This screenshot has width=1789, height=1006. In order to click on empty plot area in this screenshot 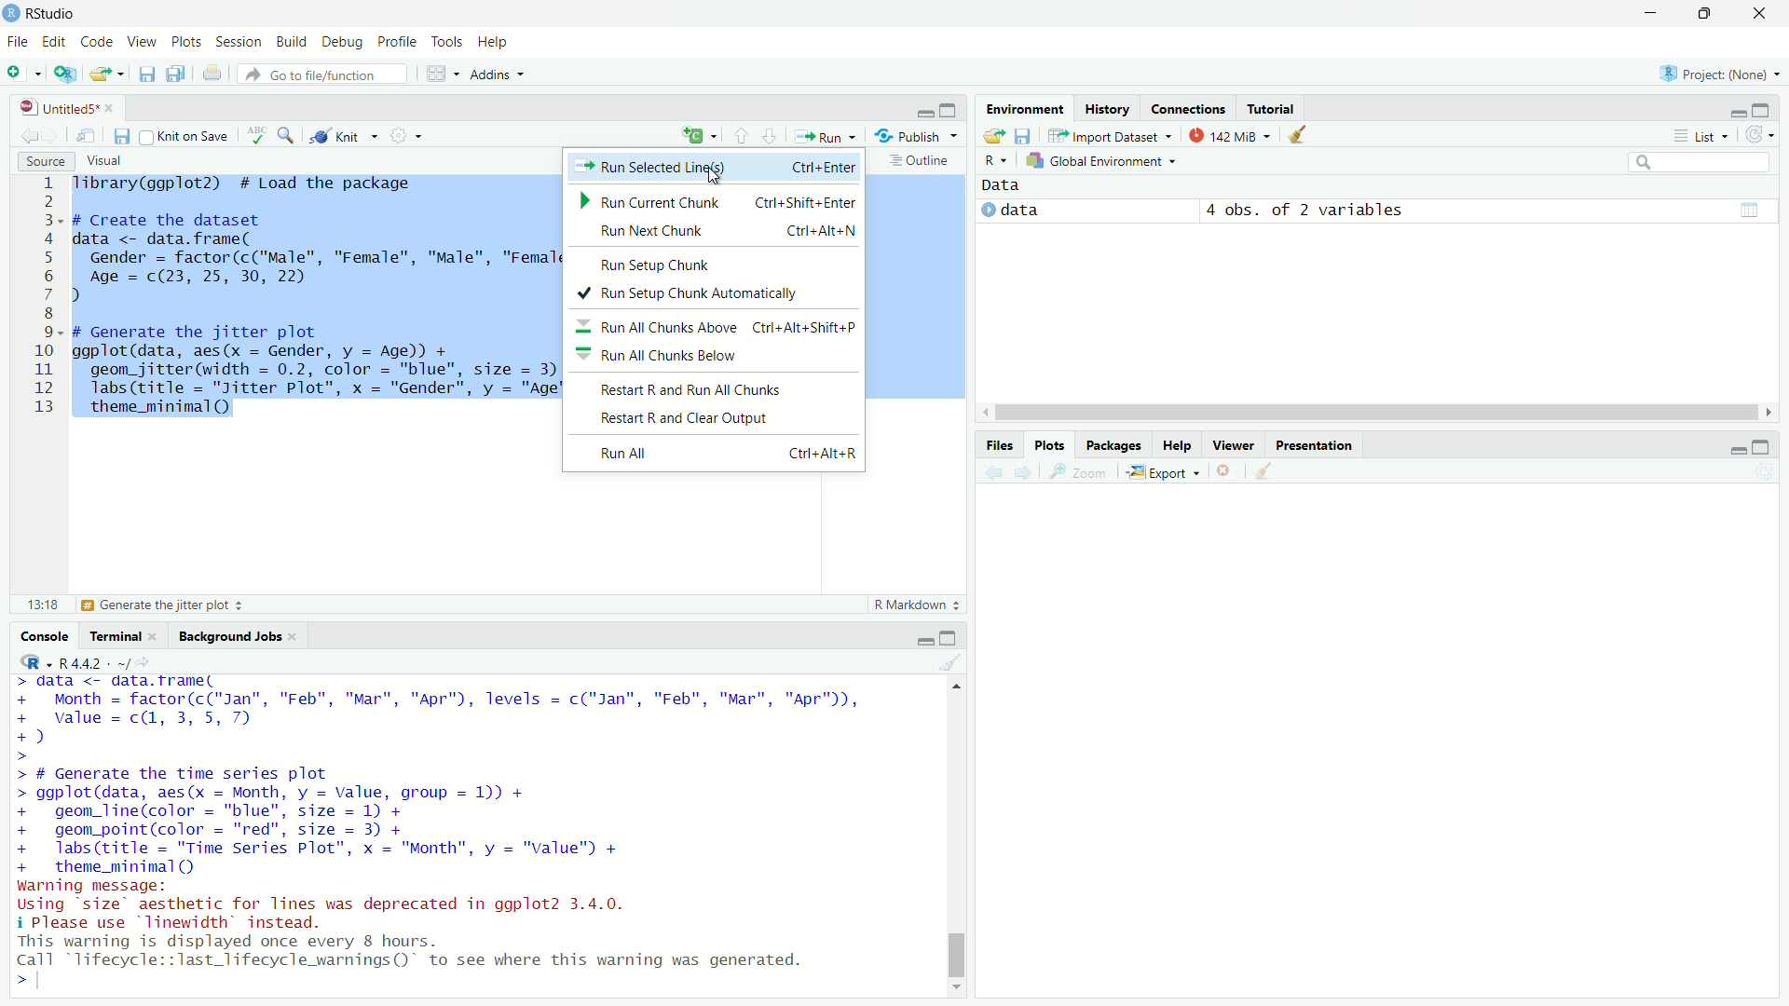, I will do `click(1388, 756)`.